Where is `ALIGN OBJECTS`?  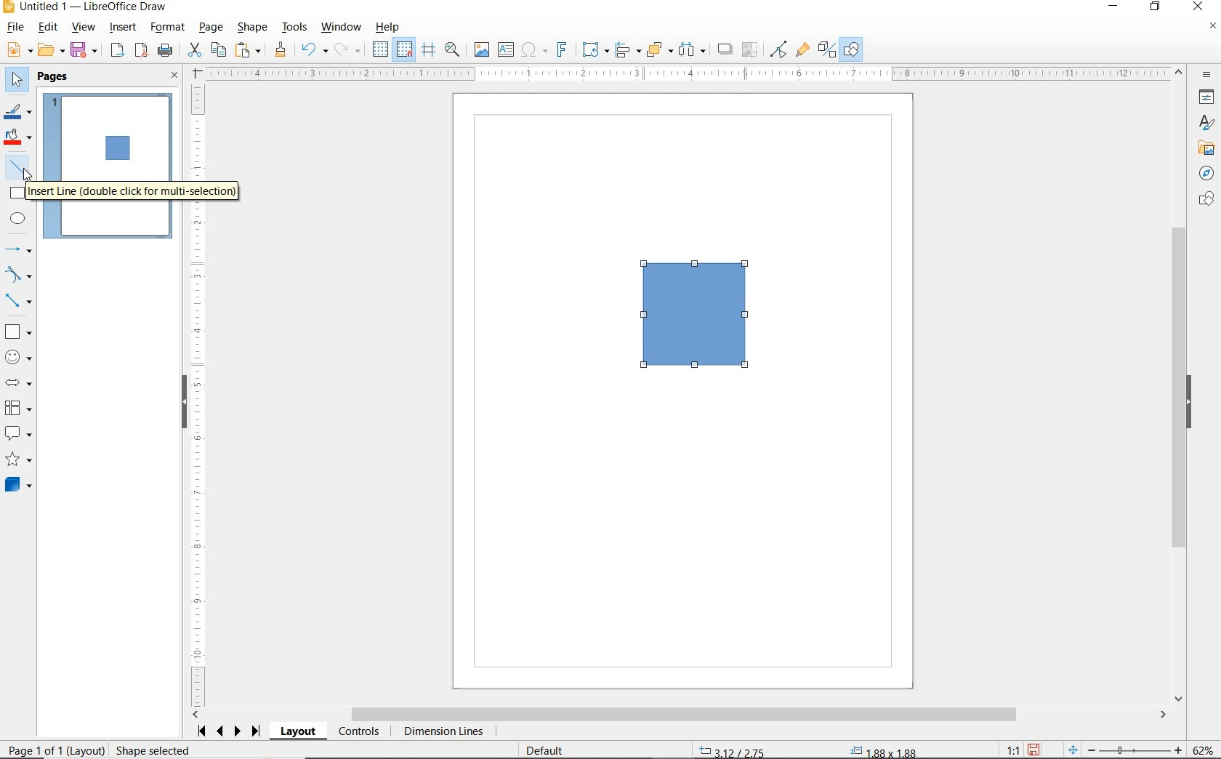
ALIGN OBJECTS is located at coordinates (627, 50).